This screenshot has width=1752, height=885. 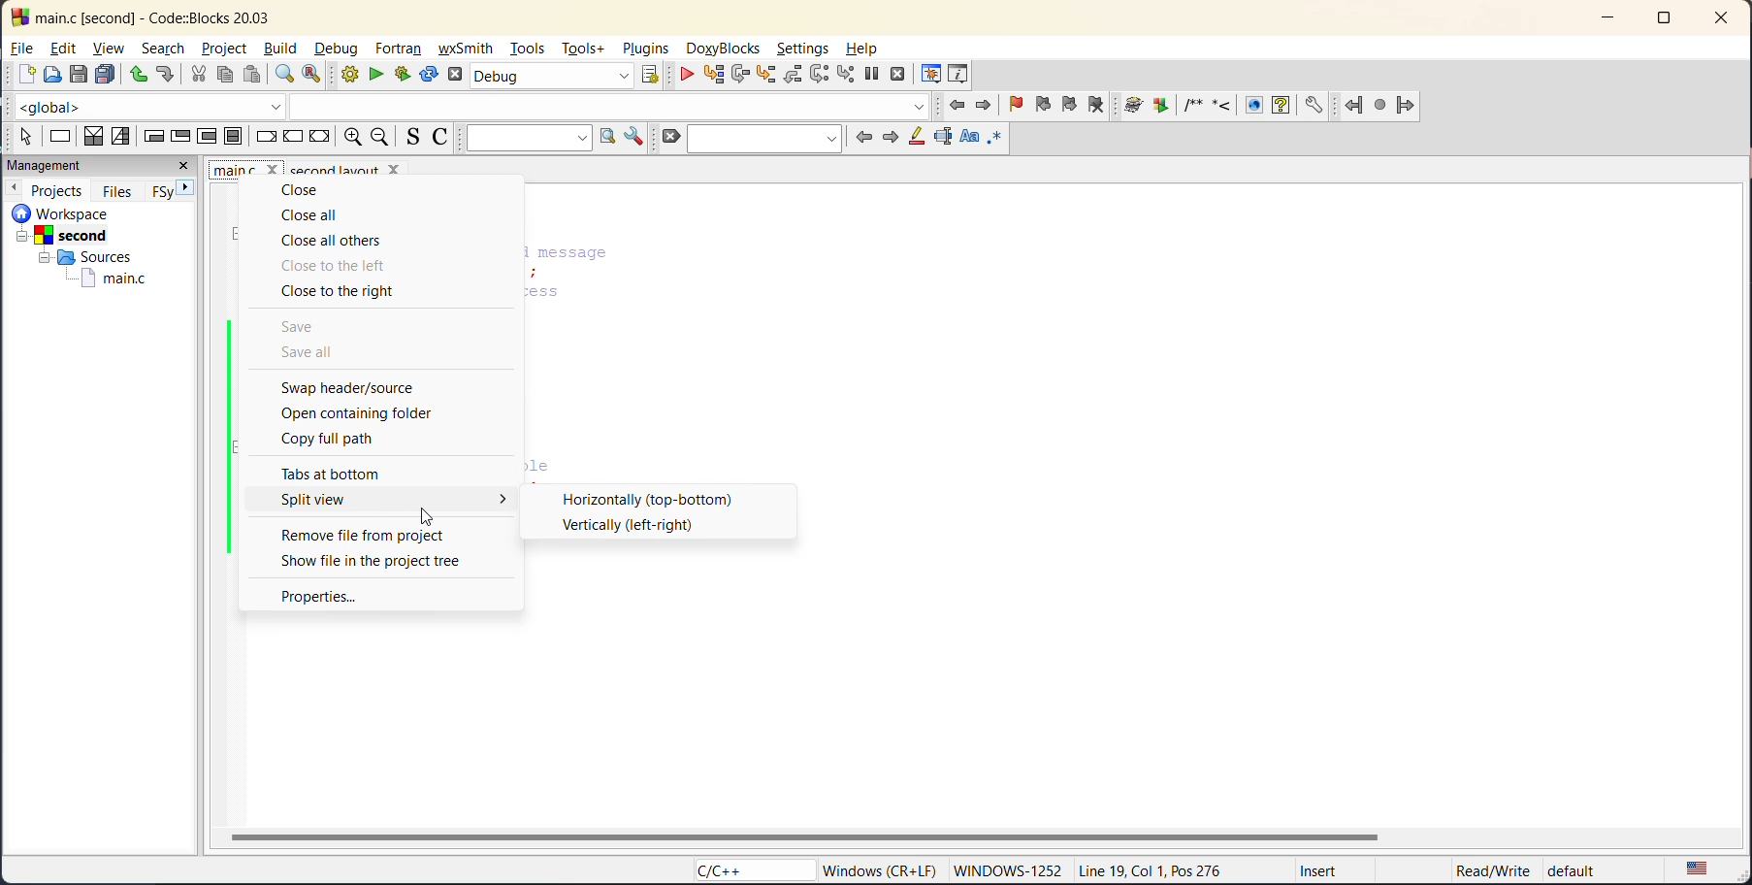 I want to click on workspace, so click(x=91, y=213).